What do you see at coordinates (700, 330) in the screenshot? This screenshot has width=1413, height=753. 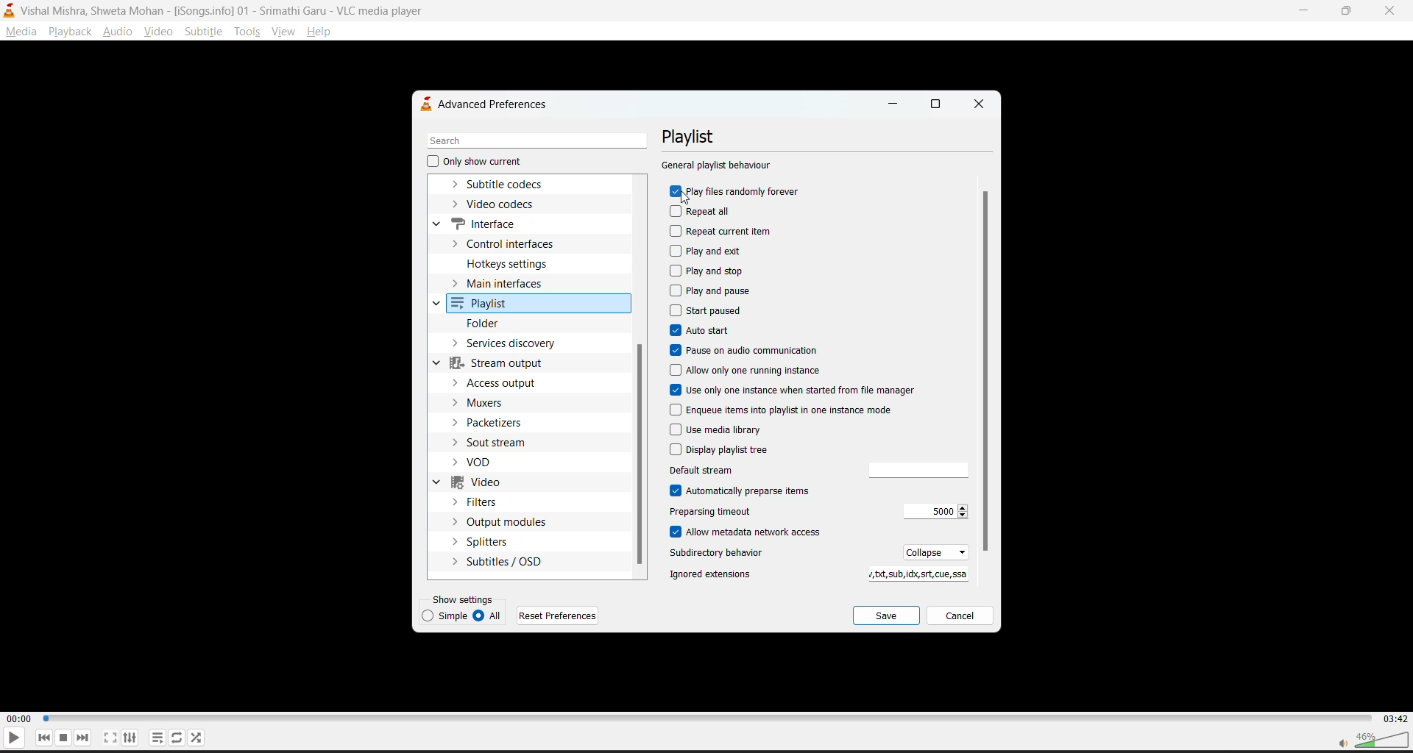 I see `autostart` at bounding box center [700, 330].